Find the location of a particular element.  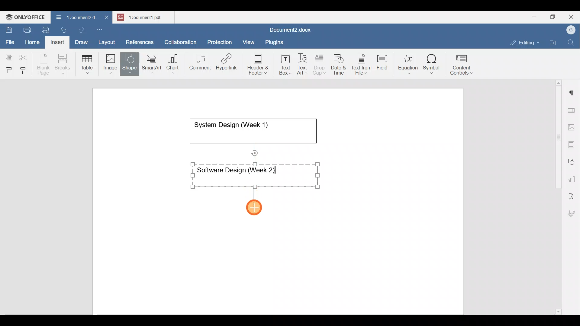

Comment is located at coordinates (198, 64).